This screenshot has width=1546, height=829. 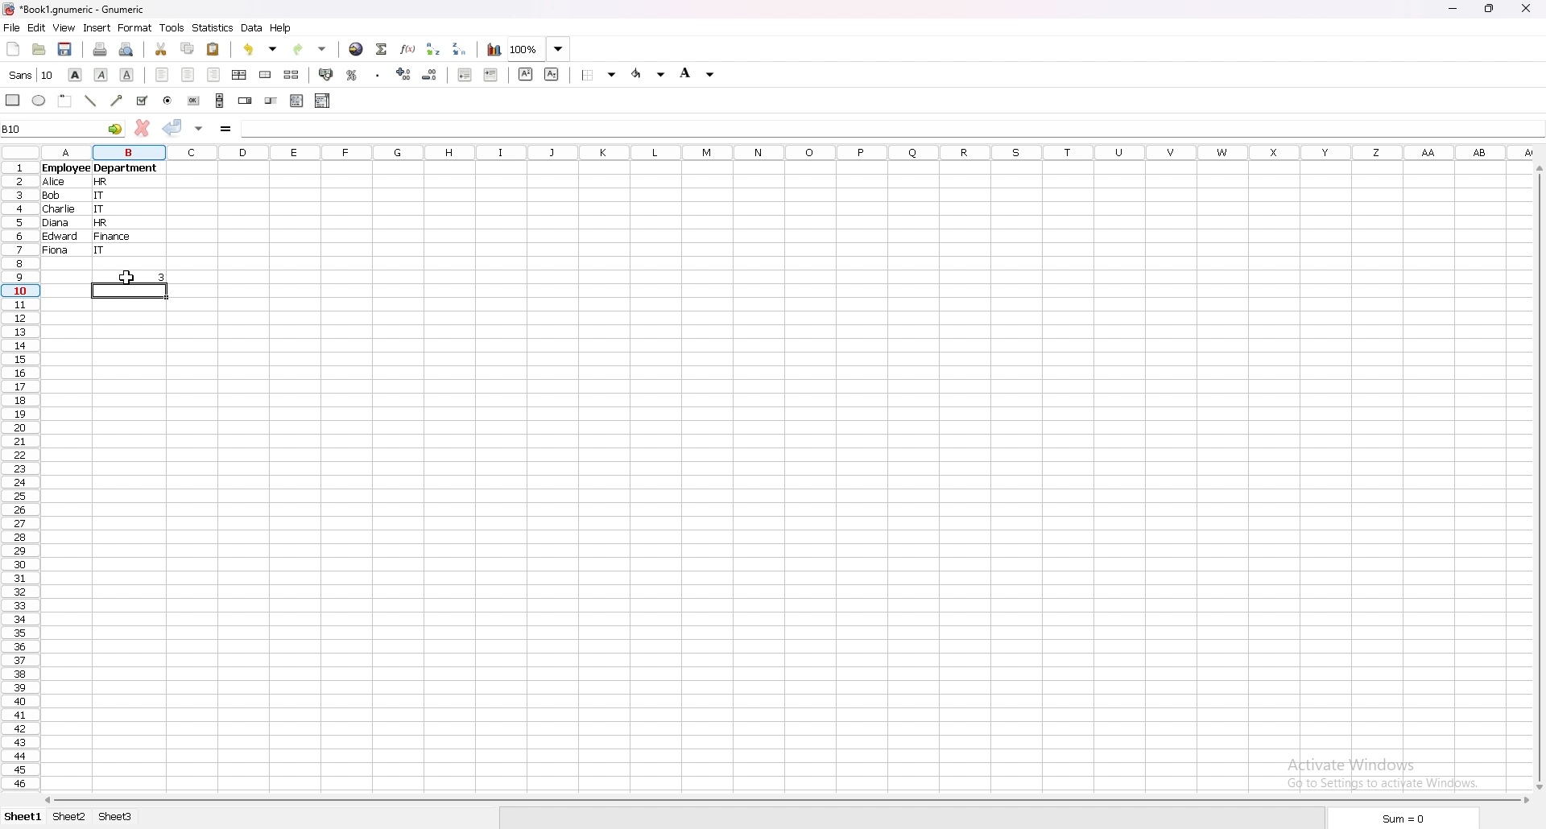 What do you see at coordinates (31, 75) in the screenshot?
I see `font` at bounding box center [31, 75].